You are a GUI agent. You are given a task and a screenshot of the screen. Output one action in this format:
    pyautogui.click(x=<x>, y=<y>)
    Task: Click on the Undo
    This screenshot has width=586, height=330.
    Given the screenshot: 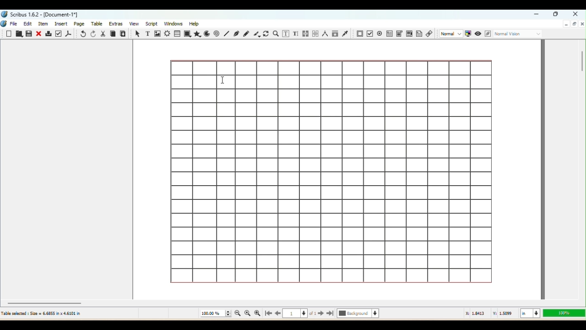 What is the action you would take?
    pyautogui.click(x=82, y=34)
    